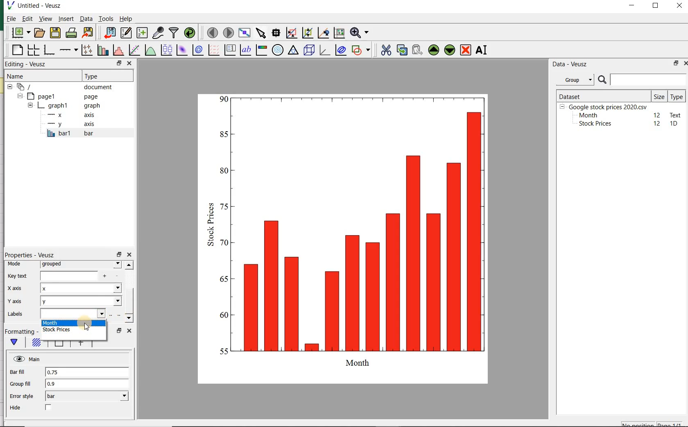 This screenshot has width=688, height=427. I want to click on stock prices, so click(71, 331).